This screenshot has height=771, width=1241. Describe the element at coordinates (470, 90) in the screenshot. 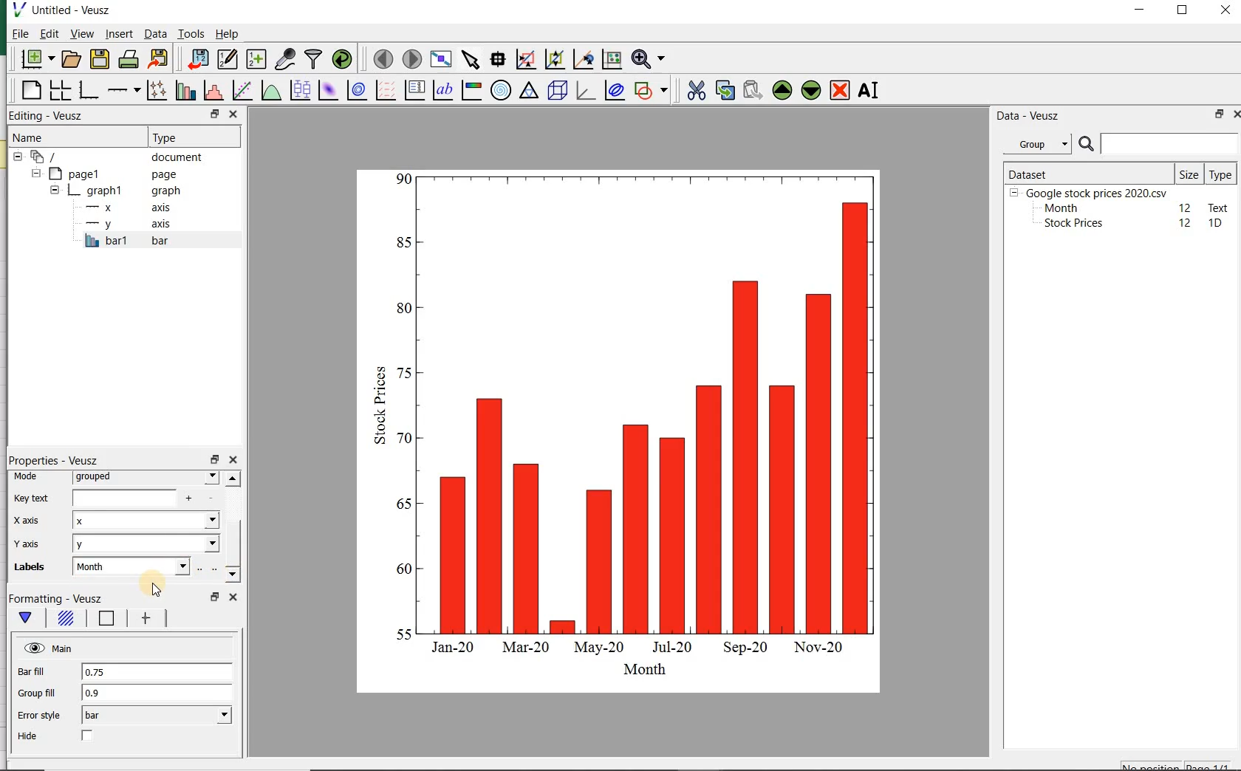

I see `image color bar` at that location.